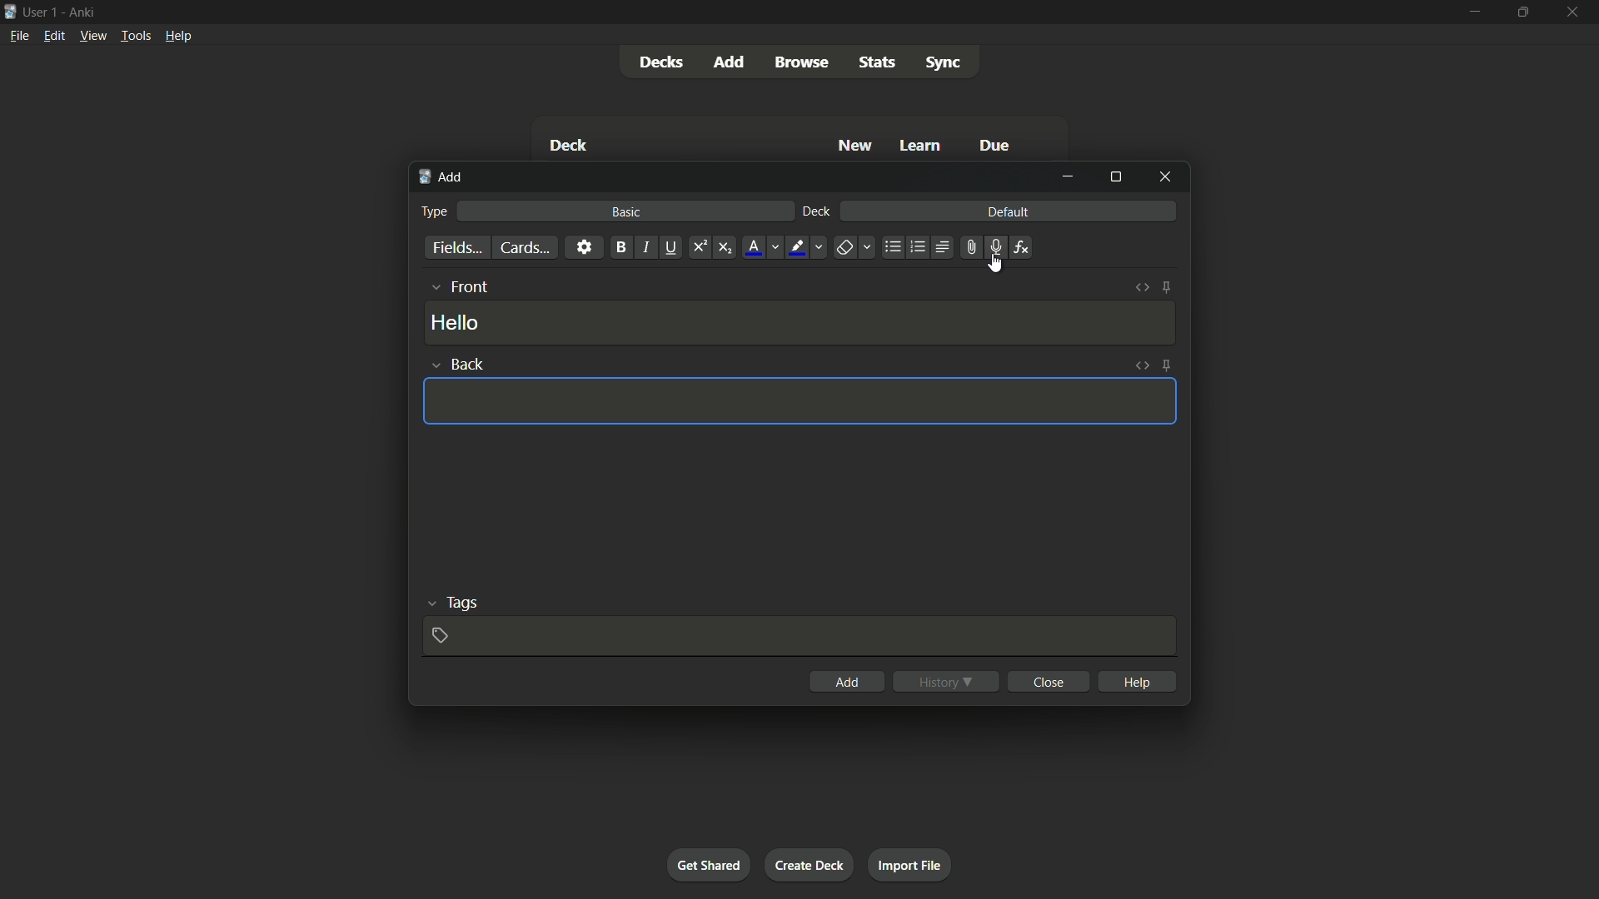  I want to click on maximize, so click(1115, 178).